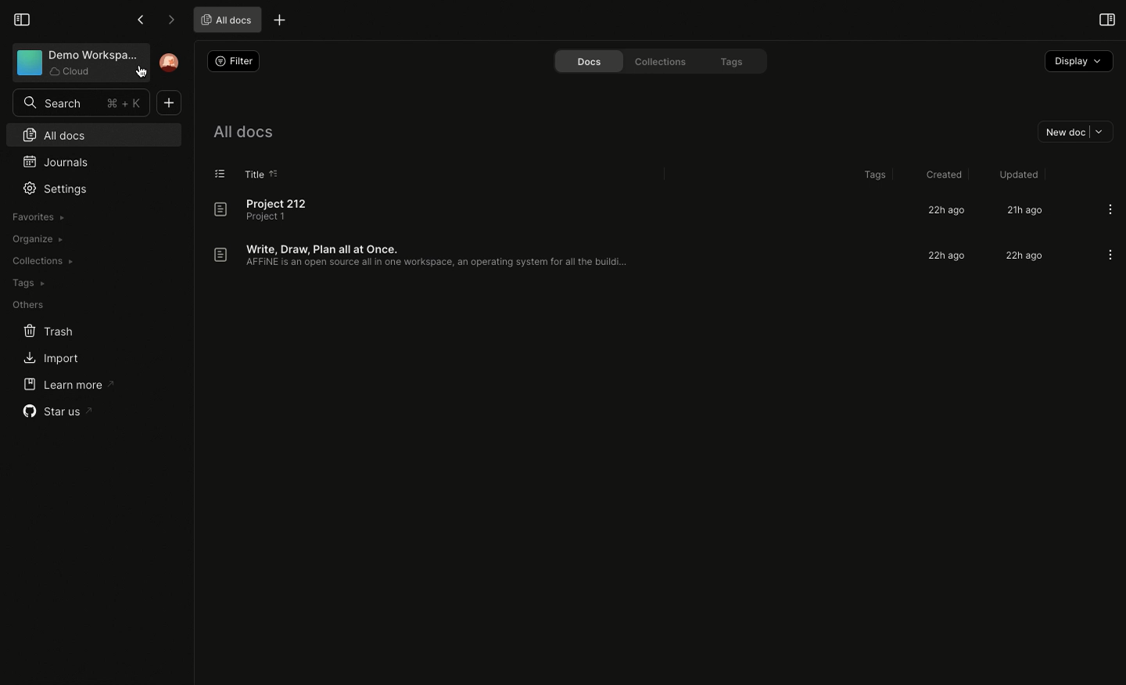 This screenshot has width=1126, height=685. Describe the element at coordinates (54, 160) in the screenshot. I see `Journals` at that location.